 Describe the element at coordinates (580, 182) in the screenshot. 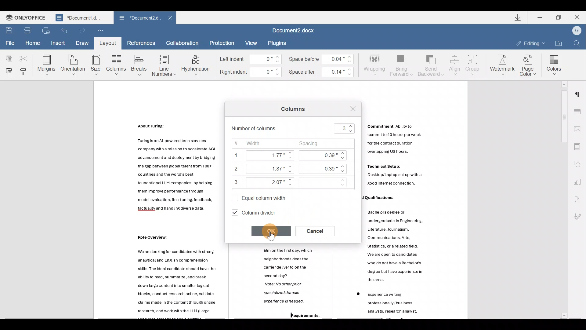

I see `Chart settings` at that location.